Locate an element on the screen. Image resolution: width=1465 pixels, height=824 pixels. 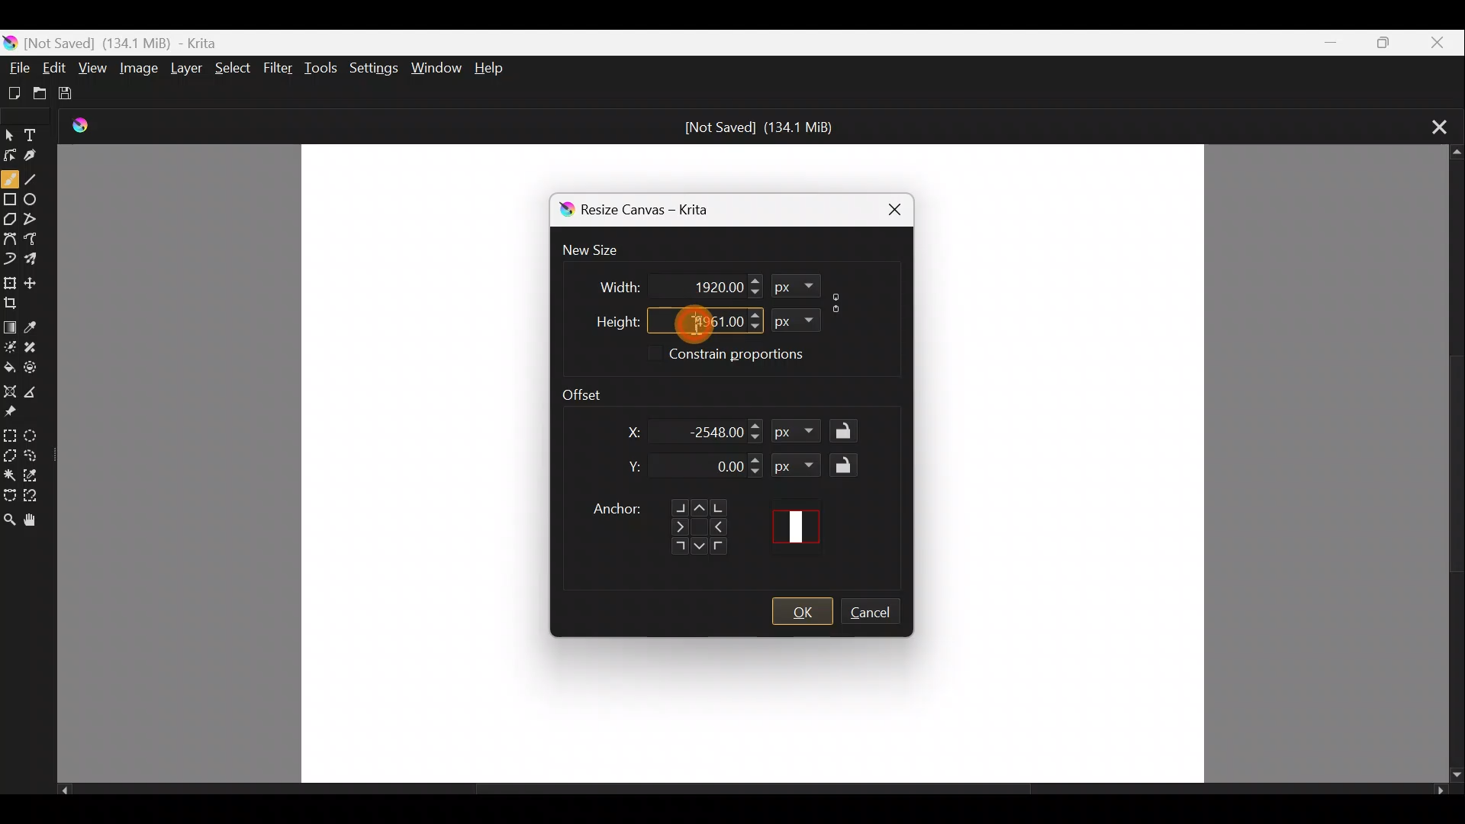
Rectangular selection tool is located at coordinates (12, 435).